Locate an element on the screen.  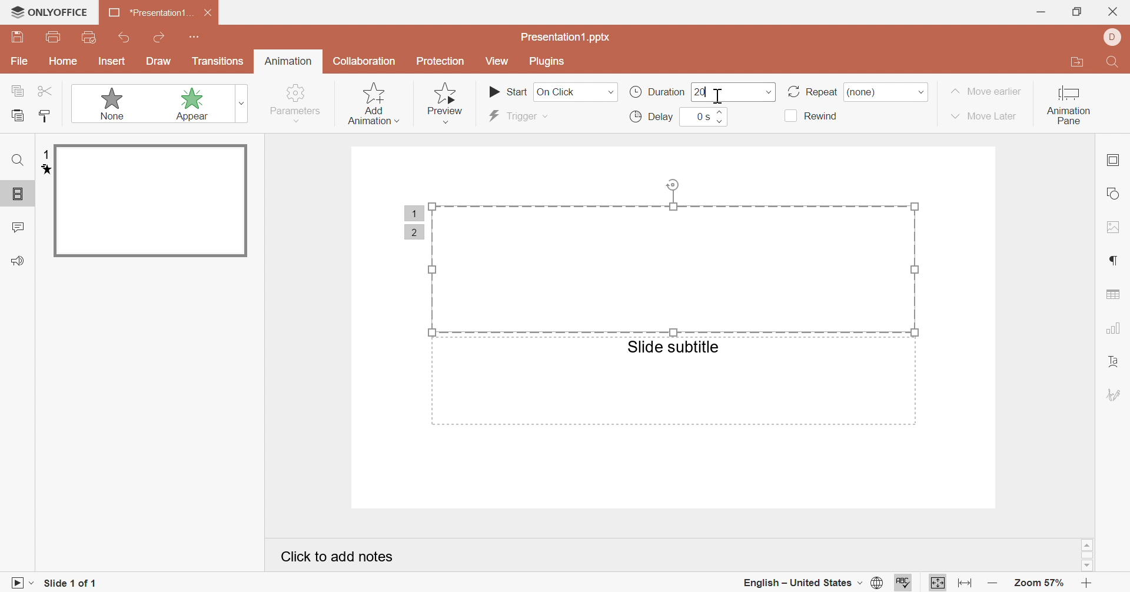
dell is located at coordinates (1114, 36).